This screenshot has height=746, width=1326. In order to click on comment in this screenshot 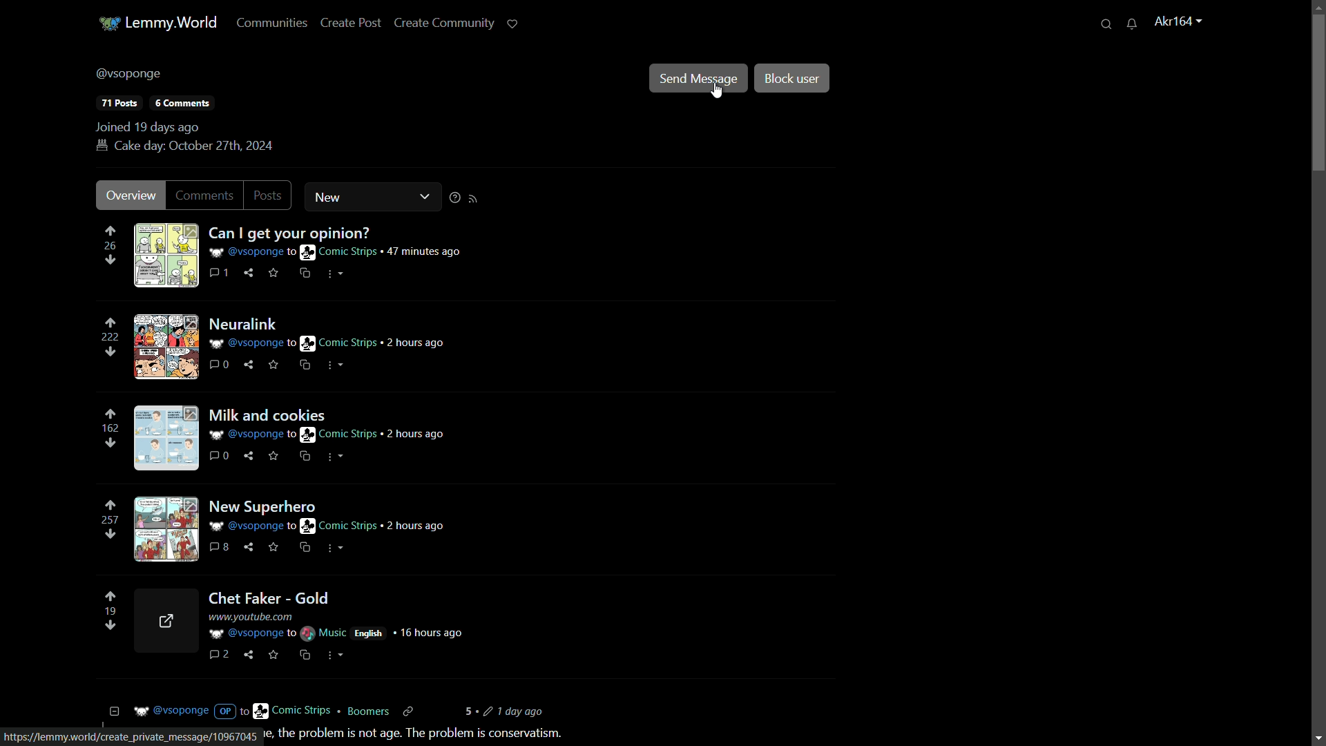, I will do `click(222, 455)`.